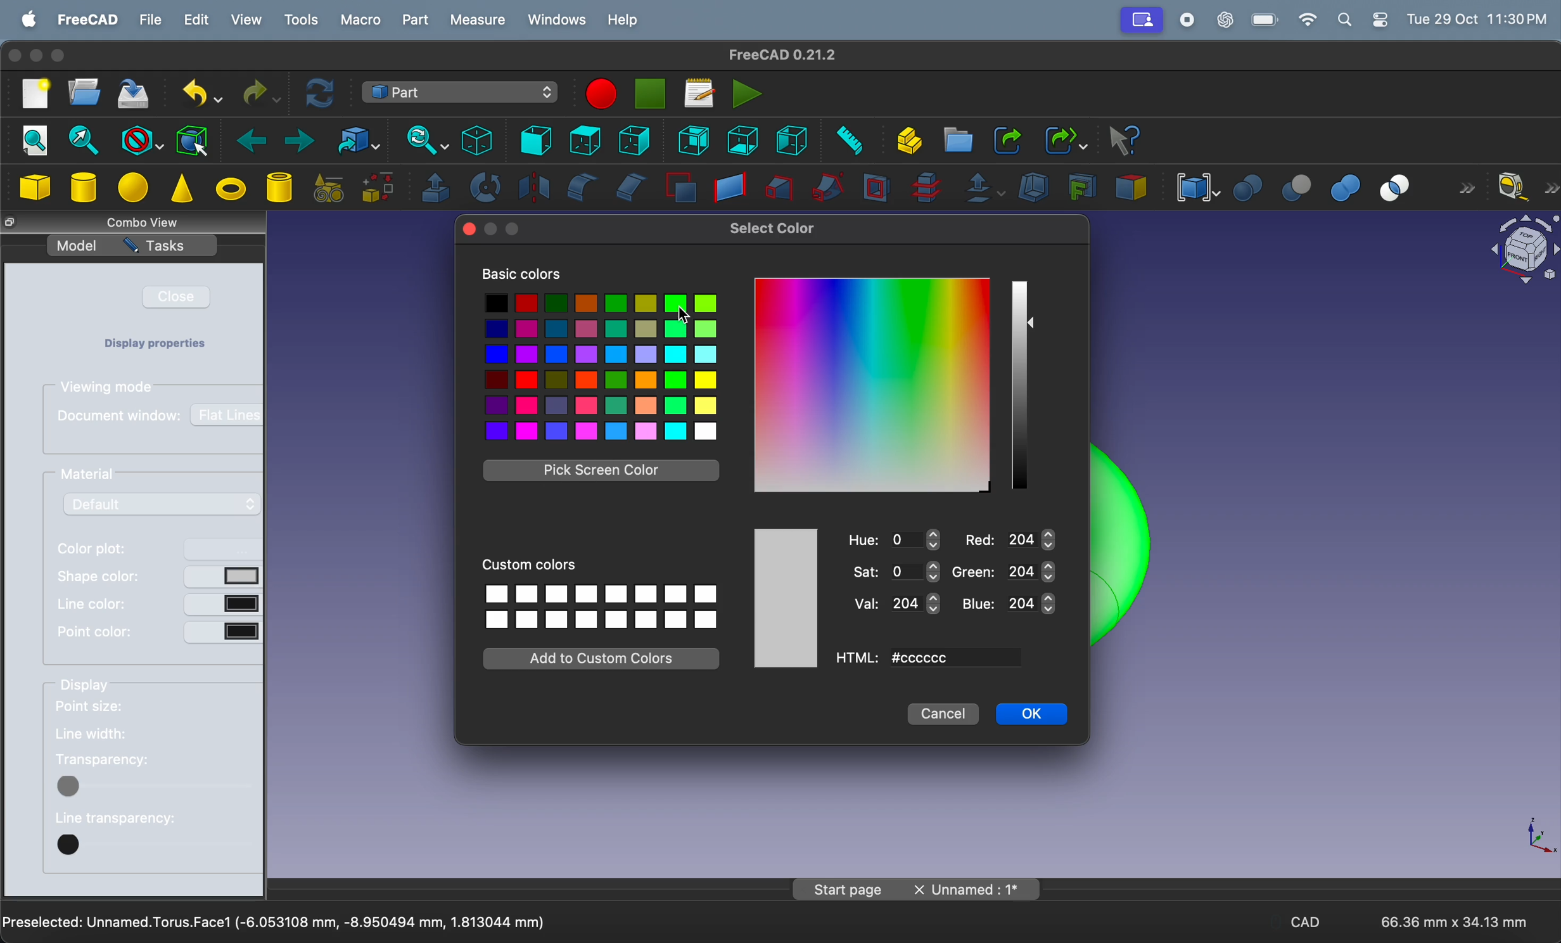 This screenshot has width=1561, height=943. Describe the element at coordinates (223, 549) in the screenshot. I see `button` at that location.